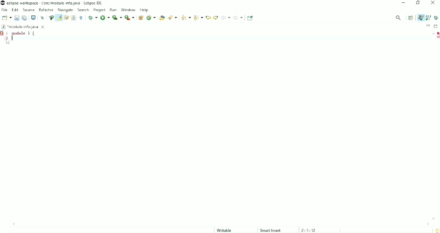  Describe the element at coordinates (42, 18) in the screenshot. I see `Skip All Breakpoints` at that location.